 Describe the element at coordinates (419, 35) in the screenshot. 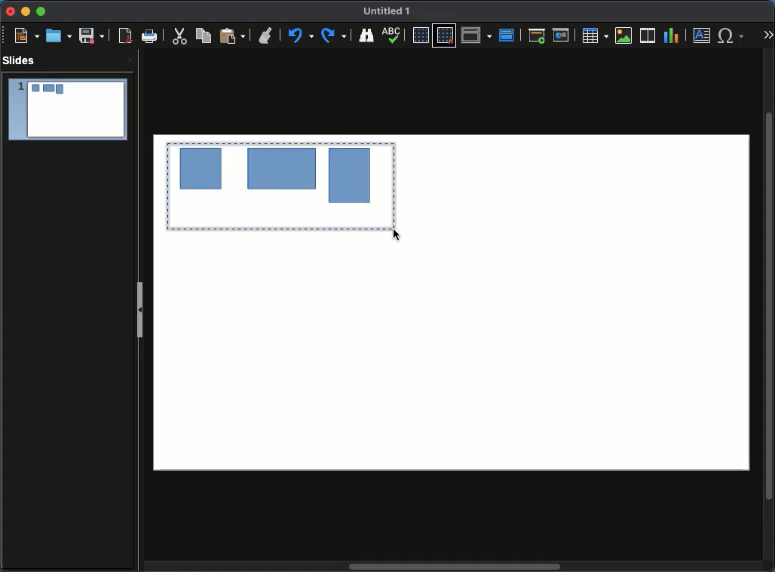

I see `Display grid` at that location.